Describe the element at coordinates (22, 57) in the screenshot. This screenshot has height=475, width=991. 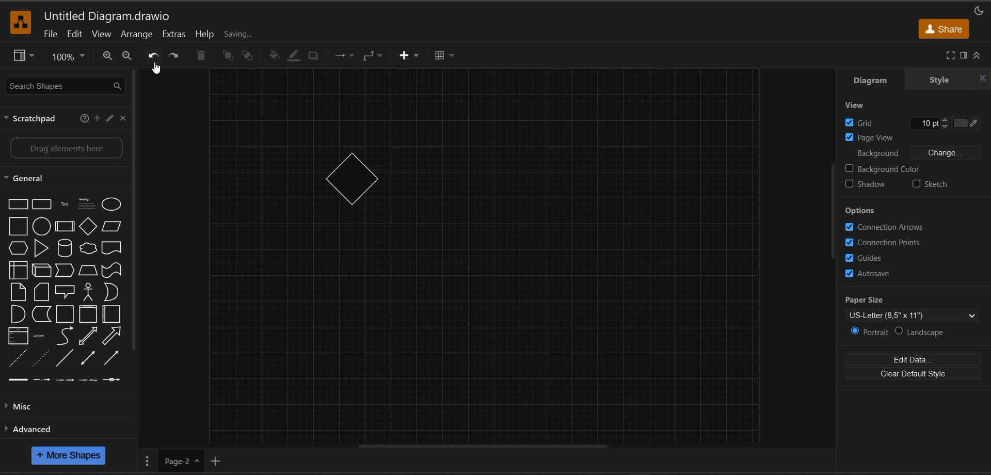
I see `view` at that location.